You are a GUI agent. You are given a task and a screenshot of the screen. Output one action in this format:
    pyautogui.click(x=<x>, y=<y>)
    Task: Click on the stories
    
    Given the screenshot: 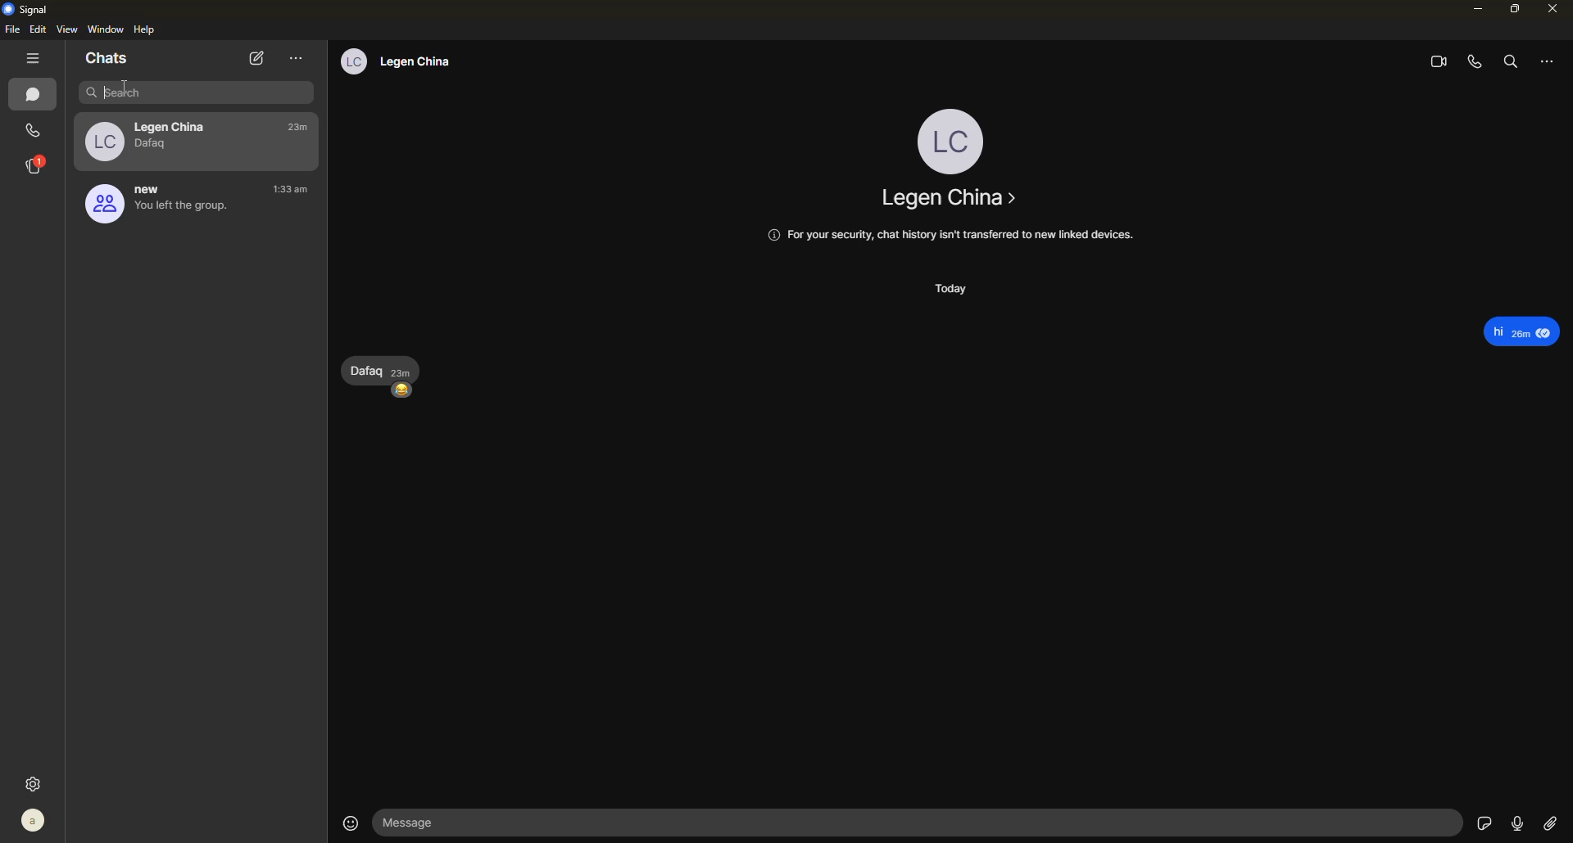 What is the action you would take?
    pyautogui.click(x=37, y=169)
    